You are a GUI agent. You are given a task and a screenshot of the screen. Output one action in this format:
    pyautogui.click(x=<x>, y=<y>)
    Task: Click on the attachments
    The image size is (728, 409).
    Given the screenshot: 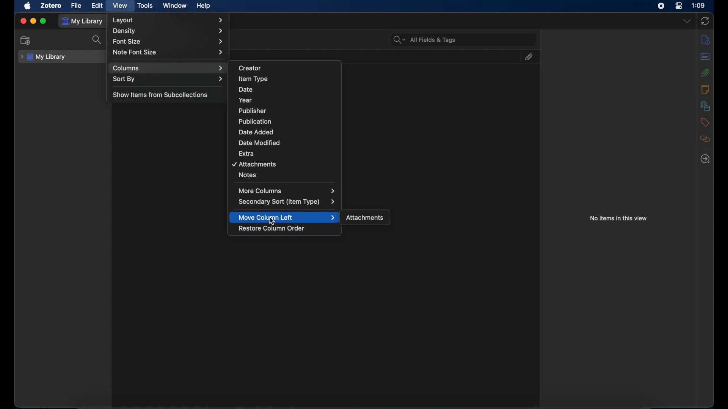 What is the action you would take?
    pyautogui.click(x=704, y=73)
    